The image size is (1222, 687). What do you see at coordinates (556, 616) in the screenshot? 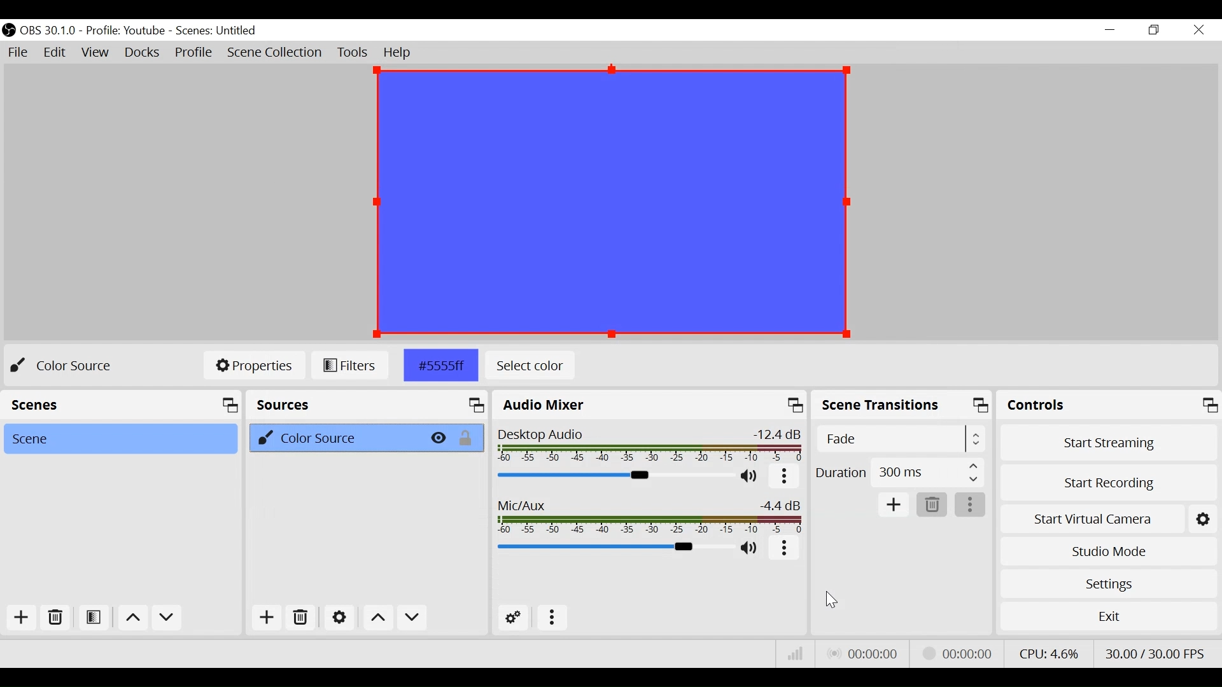
I see `More Options` at bounding box center [556, 616].